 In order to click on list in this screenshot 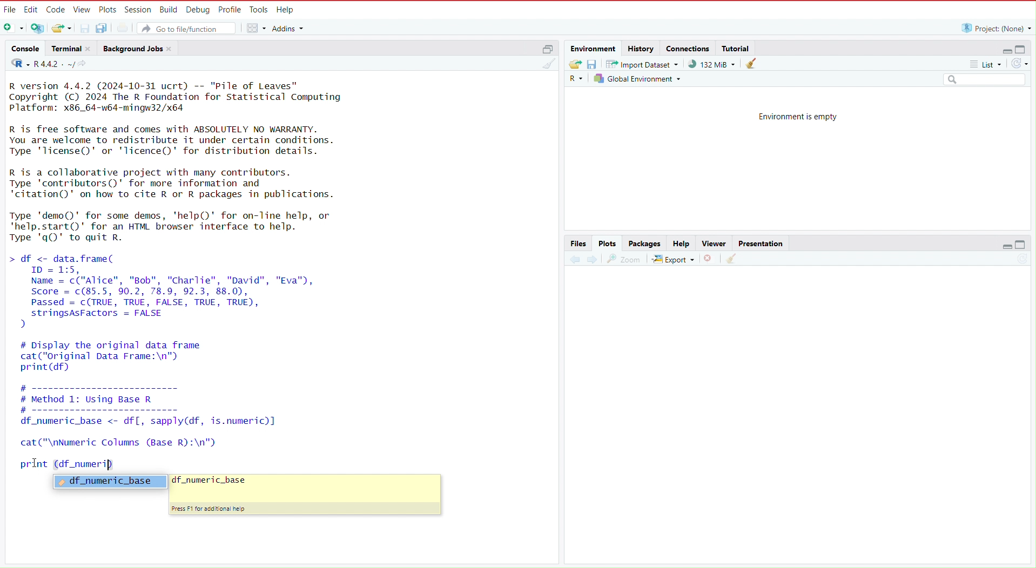, I will do `click(990, 64)`.